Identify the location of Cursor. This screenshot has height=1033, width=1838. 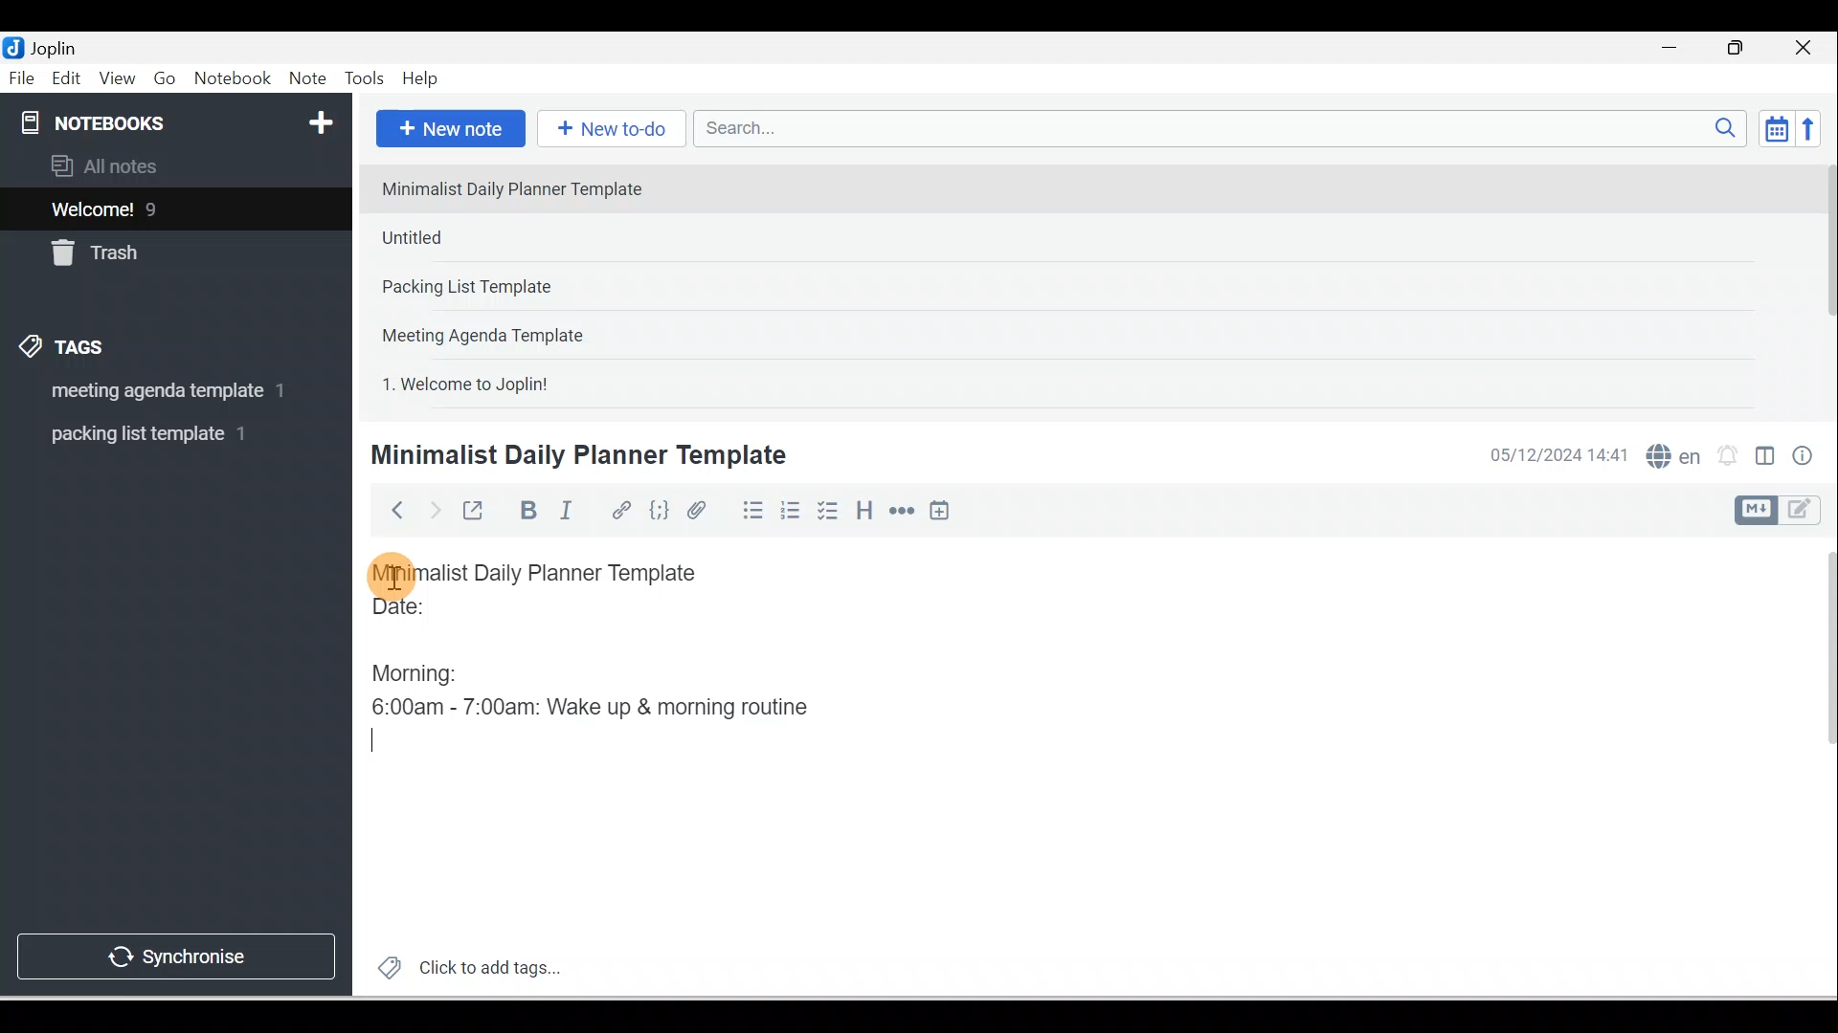
(392, 574).